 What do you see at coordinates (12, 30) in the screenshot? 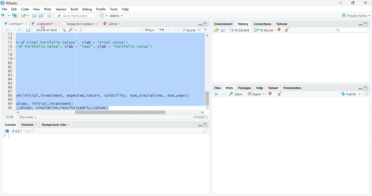
I see `next source location` at bounding box center [12, 30].